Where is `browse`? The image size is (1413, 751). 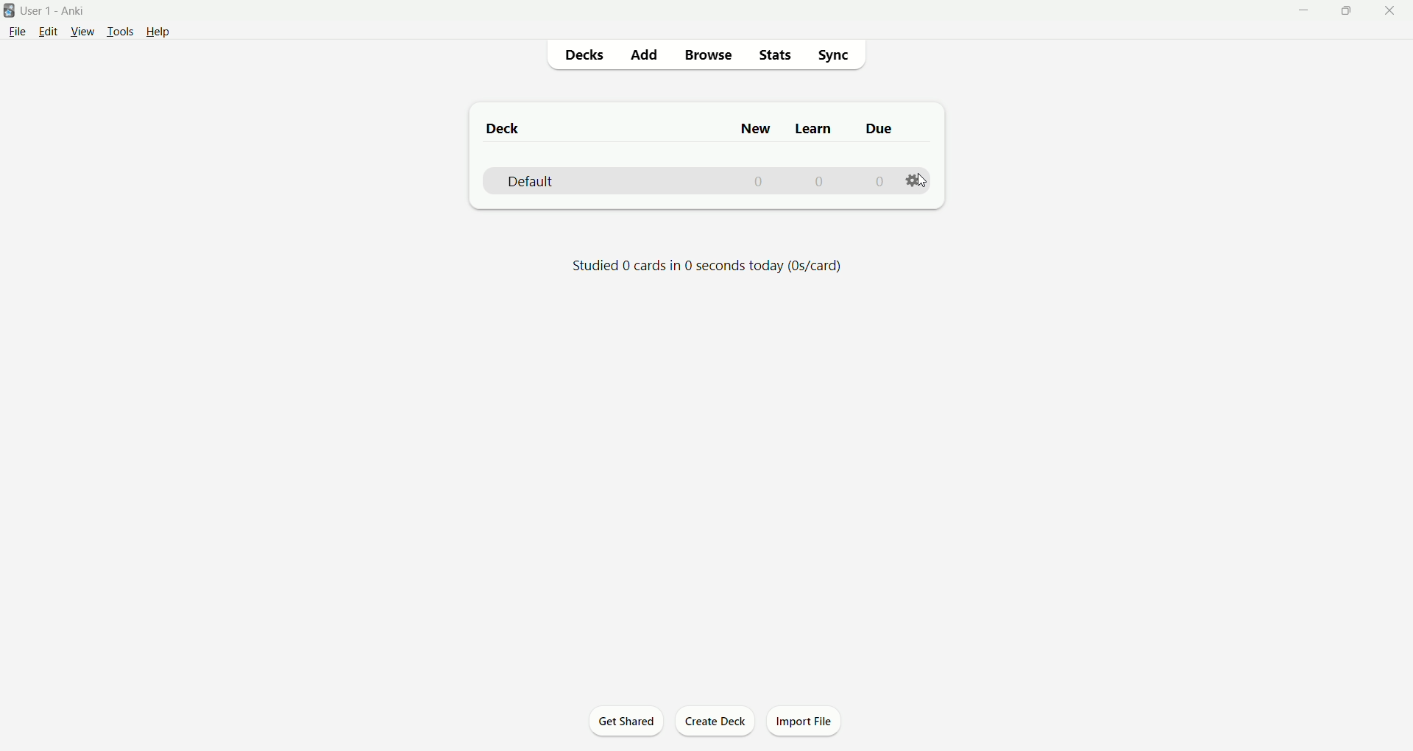 browse is located at coordinates (709, 56).